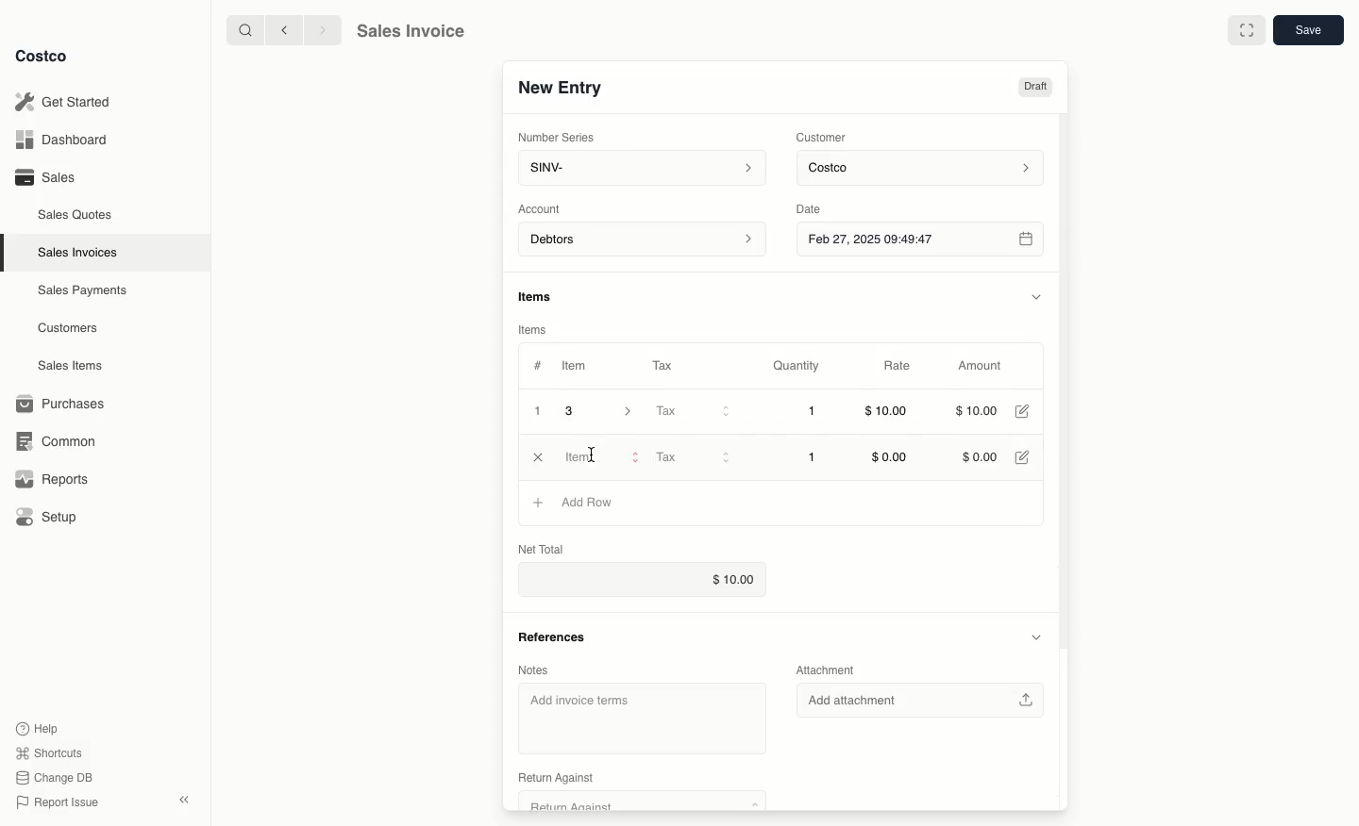 Image resolution: width=1359 pixels, height=826 pixels. Describe the element at coordinates (643, 240) in the screenshot. I see `Debtors` at that location.